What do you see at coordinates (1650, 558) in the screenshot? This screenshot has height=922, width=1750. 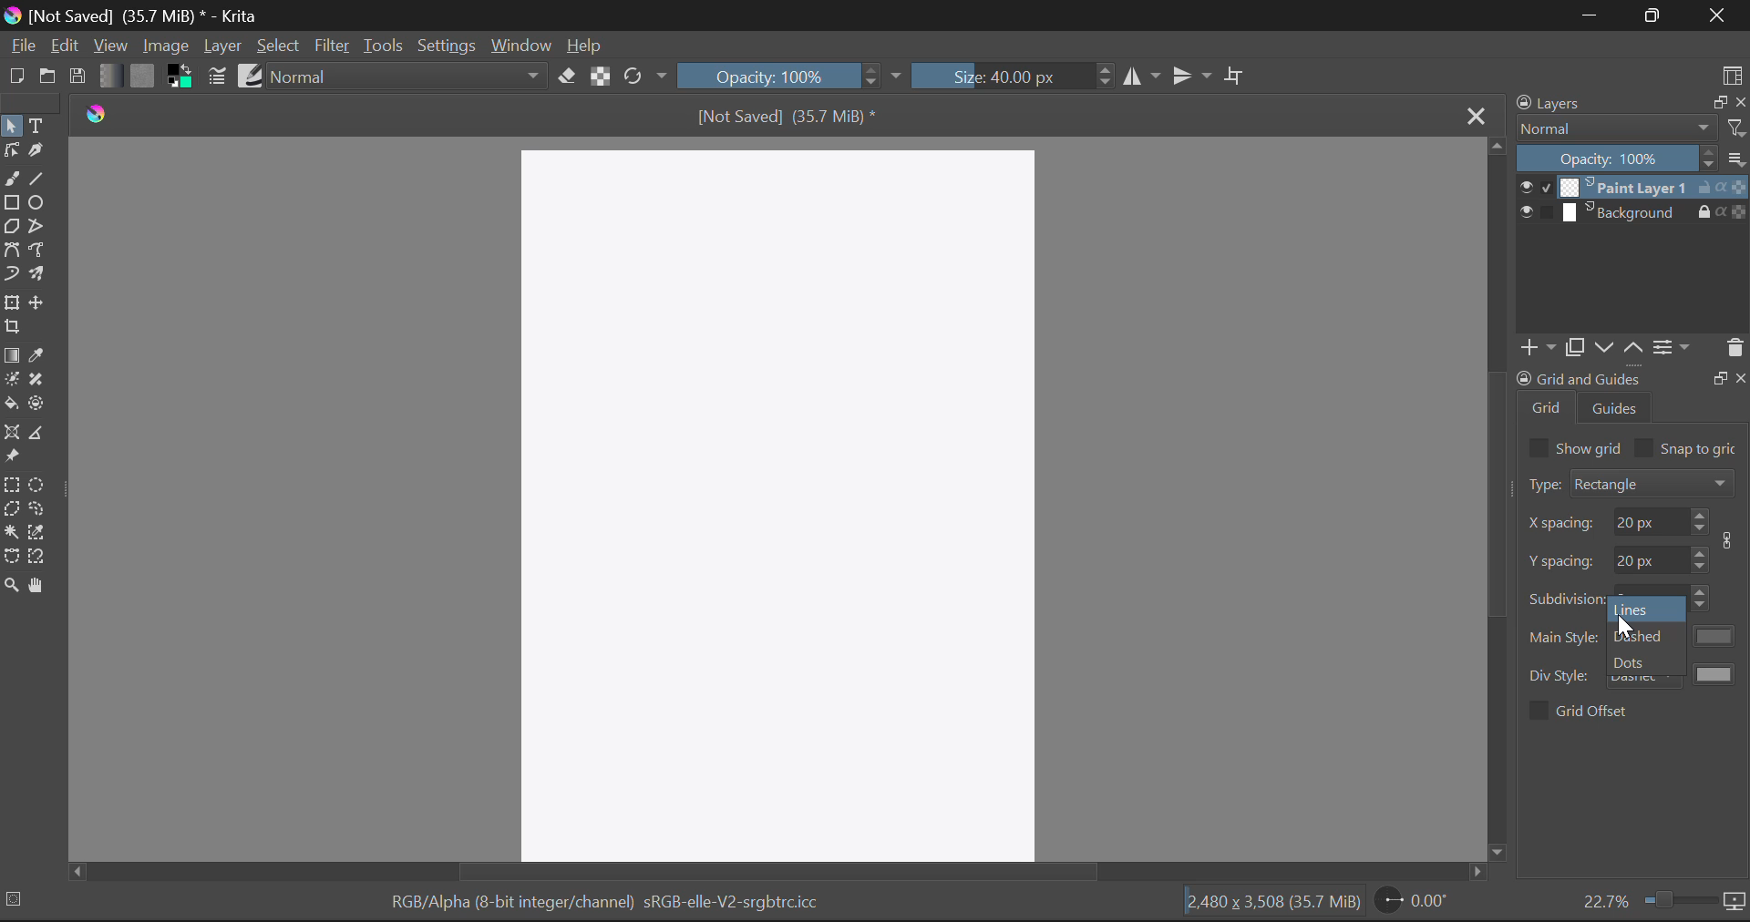 I see `spacing y` at bounding box center [1650, 558].